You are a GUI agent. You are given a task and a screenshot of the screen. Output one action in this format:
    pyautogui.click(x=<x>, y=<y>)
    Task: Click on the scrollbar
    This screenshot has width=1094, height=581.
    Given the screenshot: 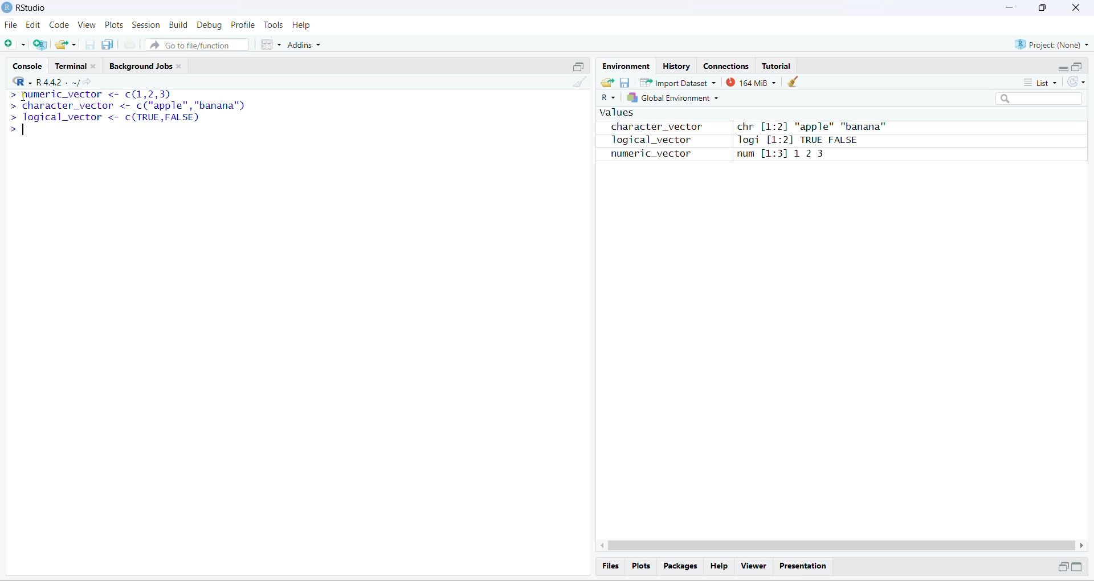 What is the action you would take?
    pyautogui.click(x=842, y=546)
    